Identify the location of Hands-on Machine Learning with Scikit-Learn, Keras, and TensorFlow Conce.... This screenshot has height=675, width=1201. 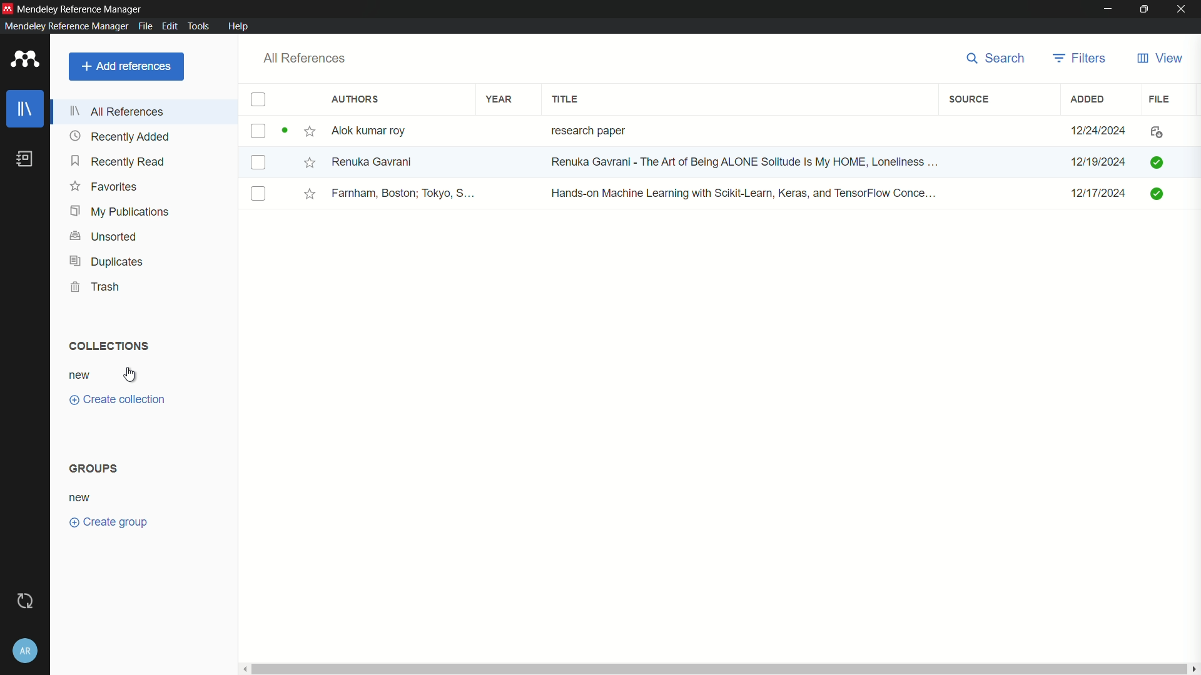
(746, 193).